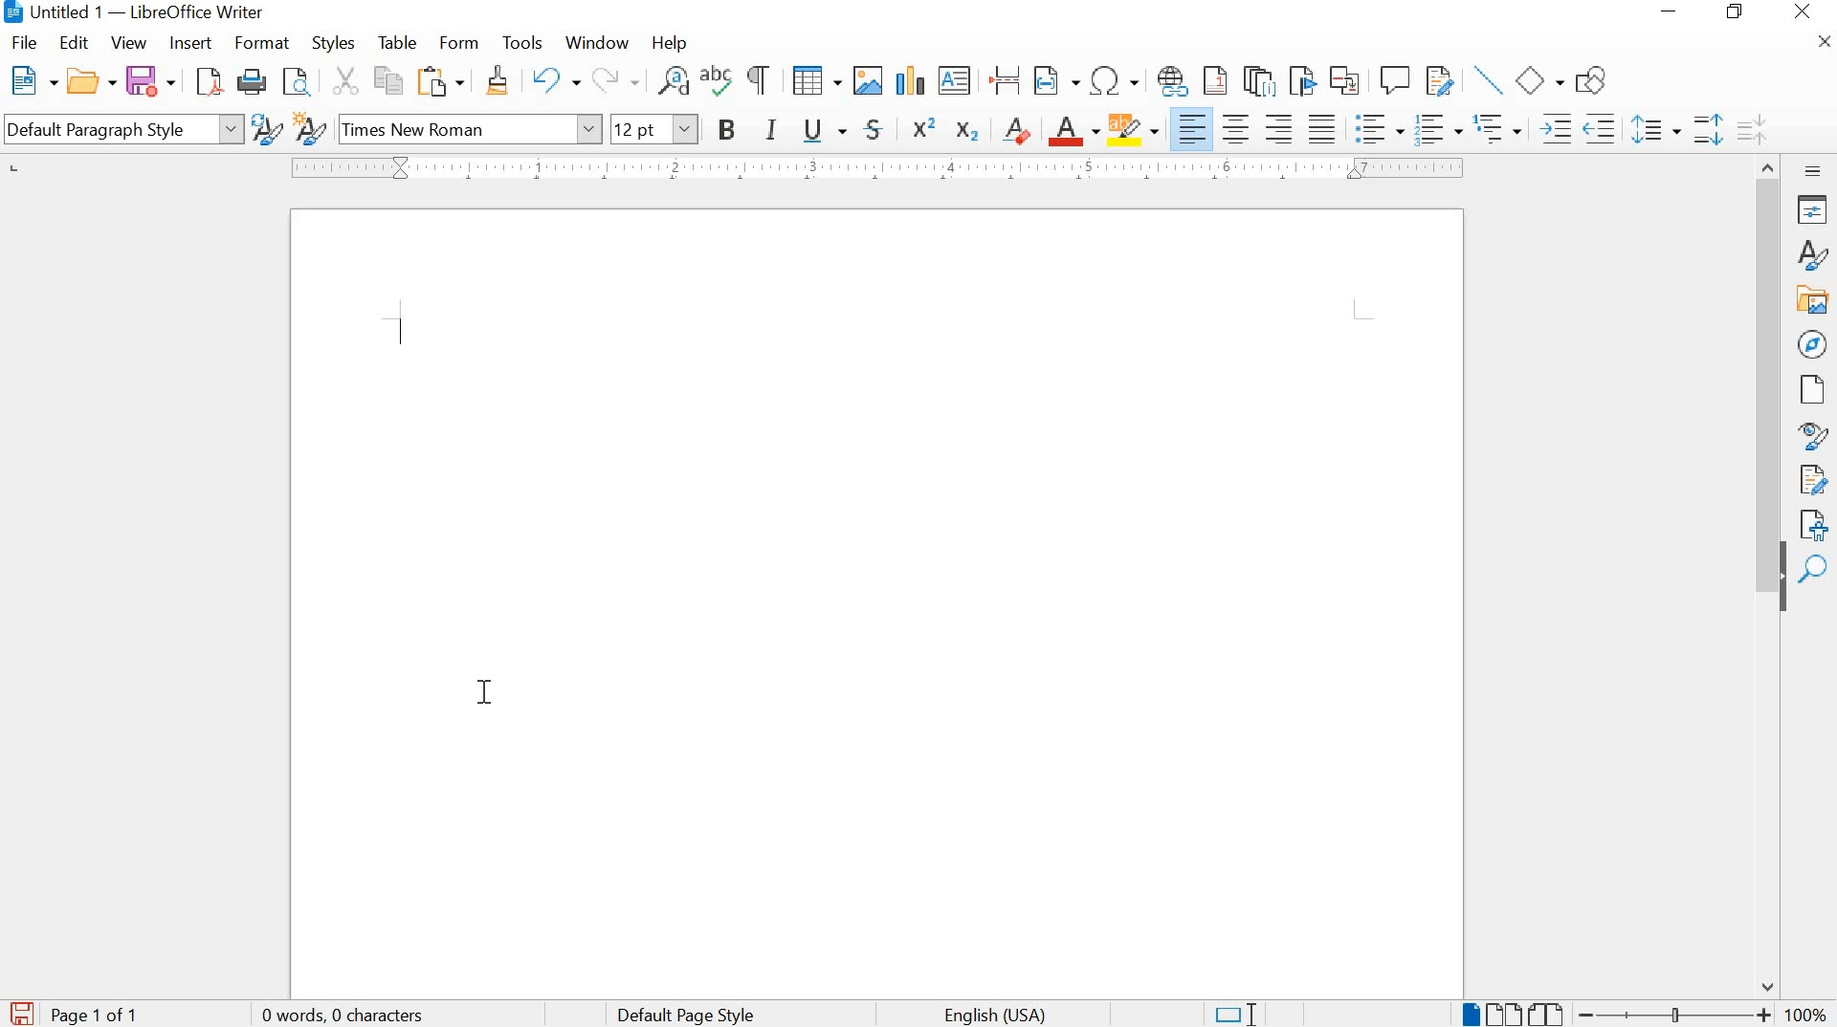 The height and width of the screenshot is (1027, 1837). I want to click on MINIMIZE, so click(1672, 14).